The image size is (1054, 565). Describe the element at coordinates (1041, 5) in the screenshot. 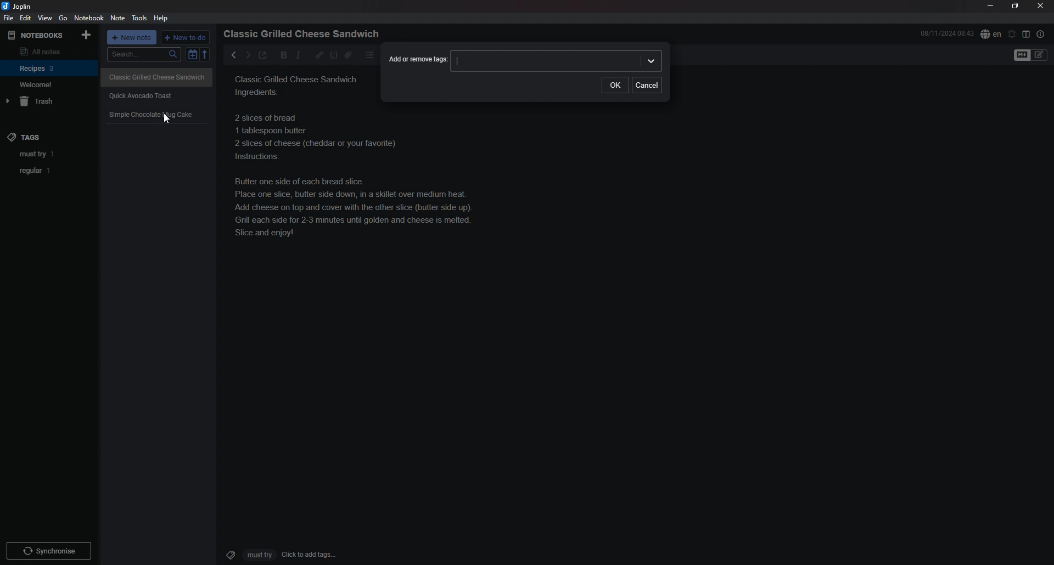

I see `close` at that location.